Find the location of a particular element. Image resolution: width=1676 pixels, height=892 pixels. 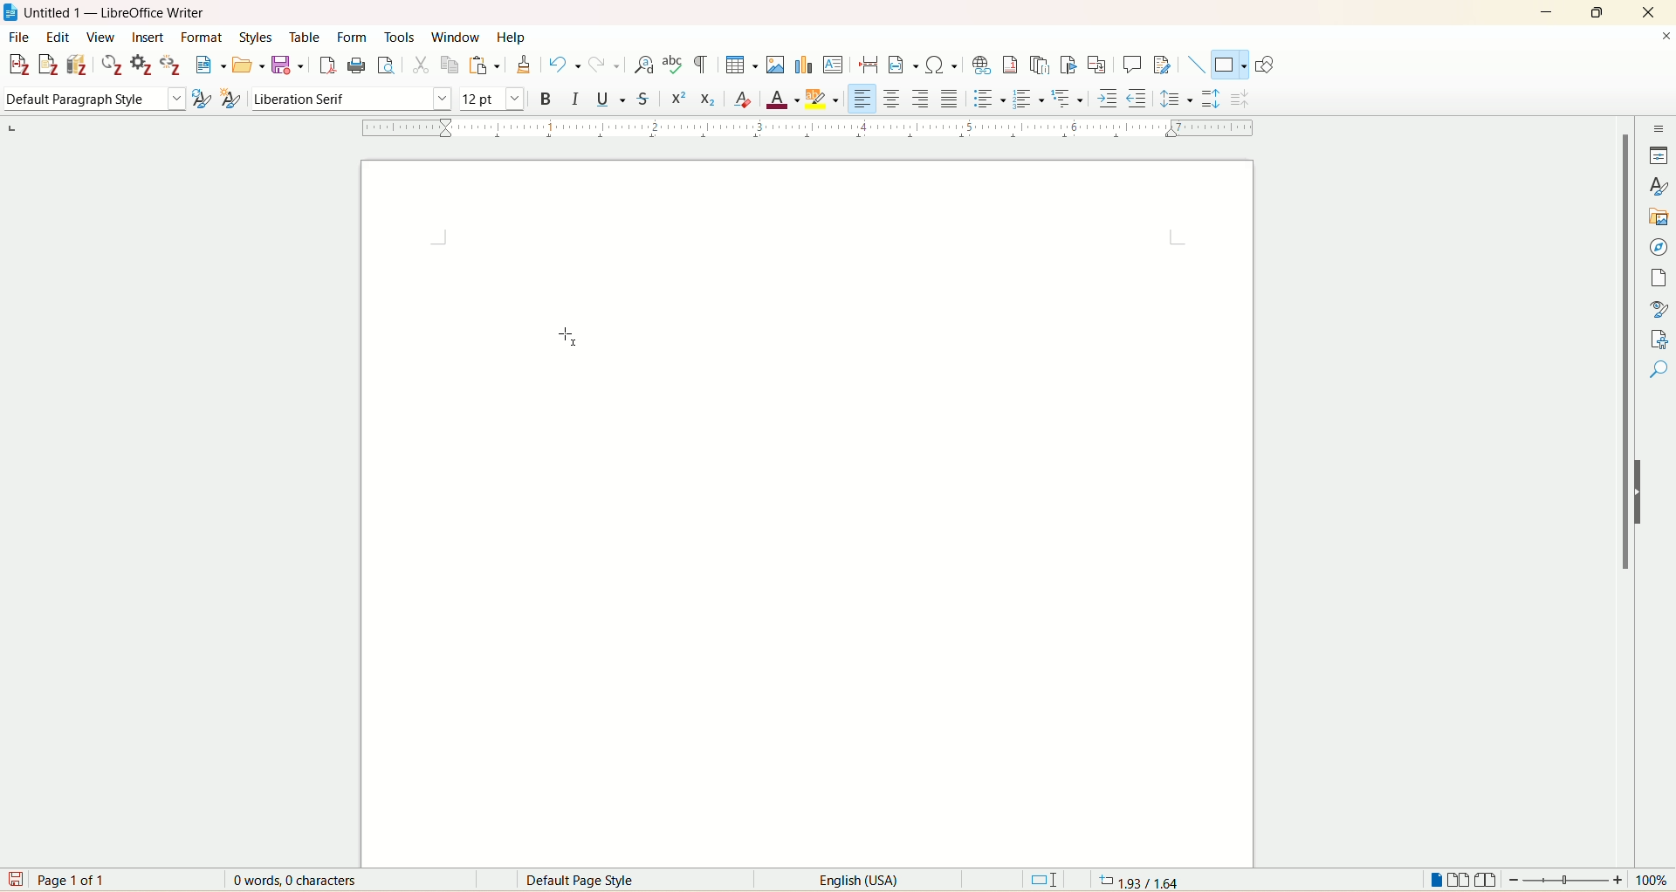

insert line is located at coordinates (1196, 65).